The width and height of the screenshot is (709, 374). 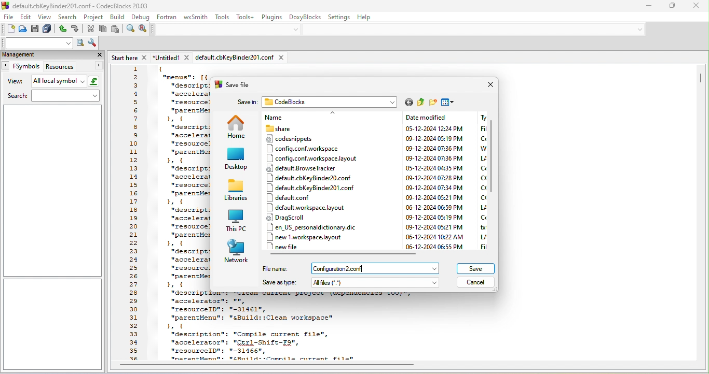 I want to click on redo, so click(x=77, y=29).